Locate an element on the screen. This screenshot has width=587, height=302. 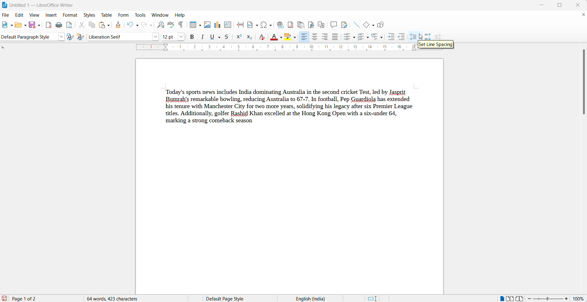
toggle print preview is located at coordinates (70, 25).